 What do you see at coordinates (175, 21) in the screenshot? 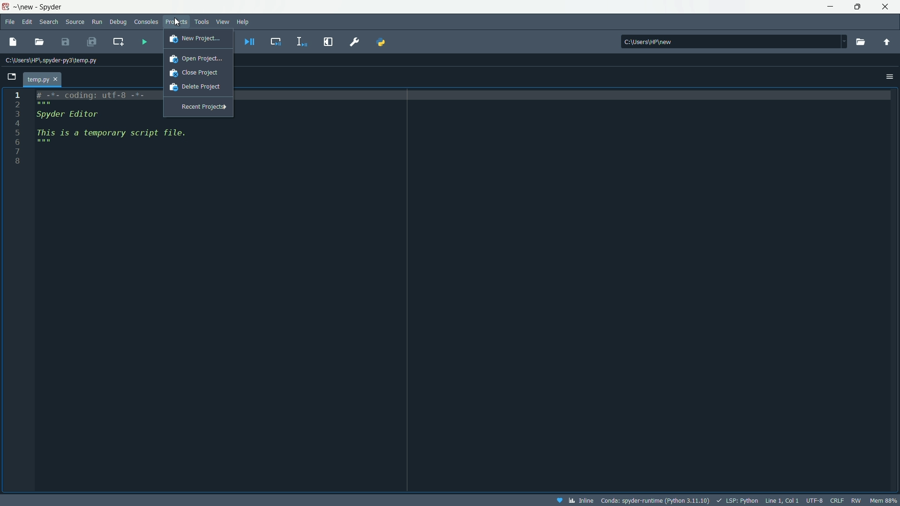
I see `Product menu` at bounding box center [175, 21].